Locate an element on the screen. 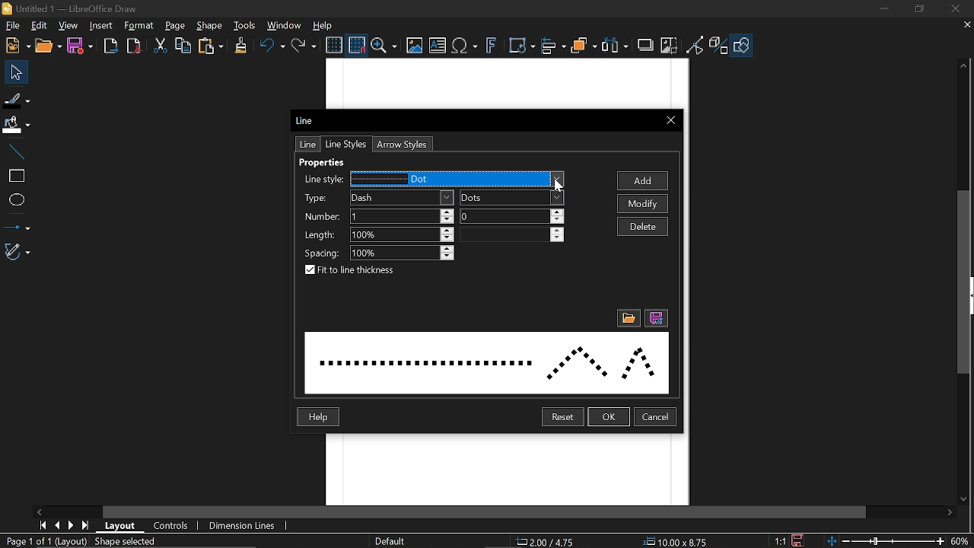  Line is located at coordinates (306, 145).